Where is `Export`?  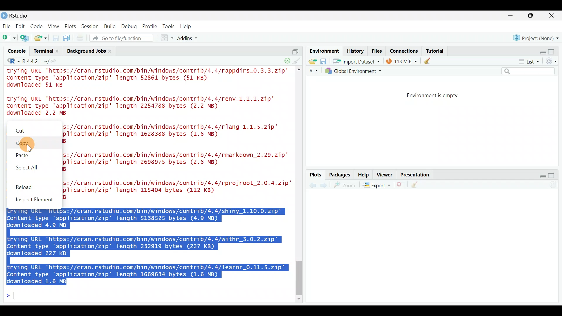 Export is located at coordinates (376, 186).